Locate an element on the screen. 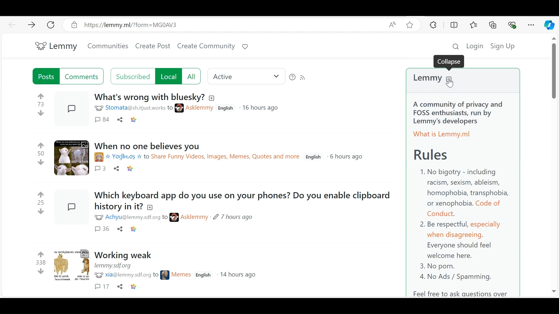 The width and height of the screenshot is (559, 314). RSS is located at coordinates (303, 77).